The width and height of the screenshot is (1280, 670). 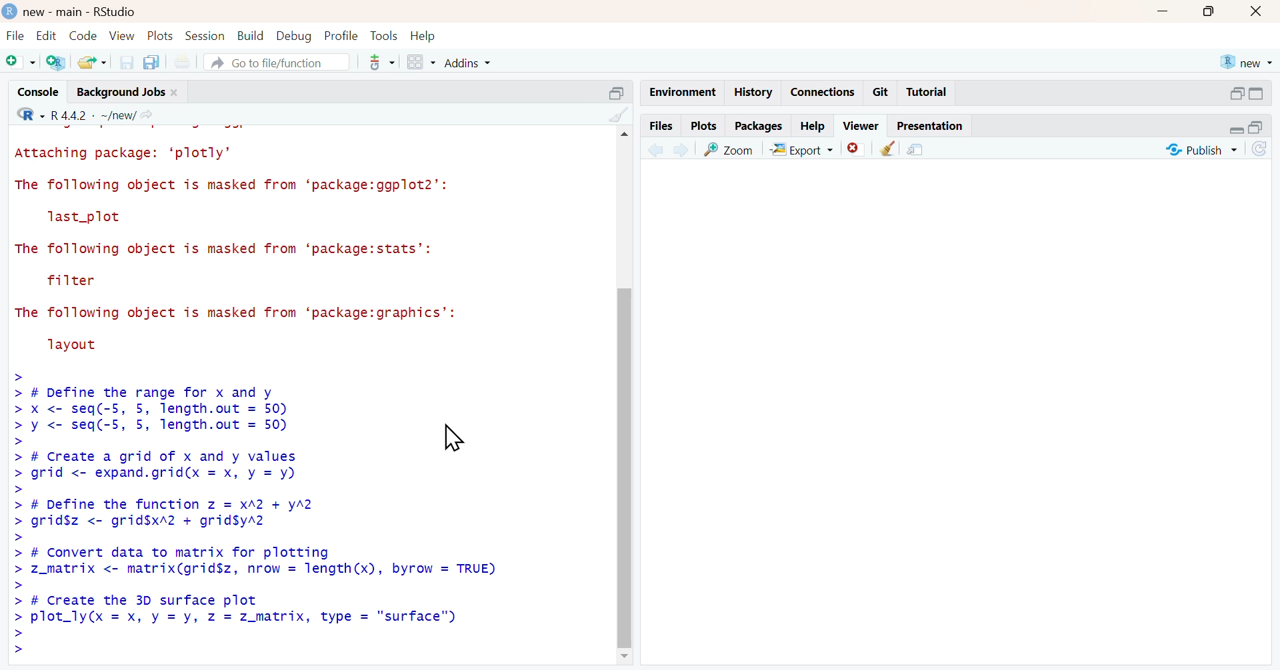 I want to click on minimize, so click(x=1235, y=92).